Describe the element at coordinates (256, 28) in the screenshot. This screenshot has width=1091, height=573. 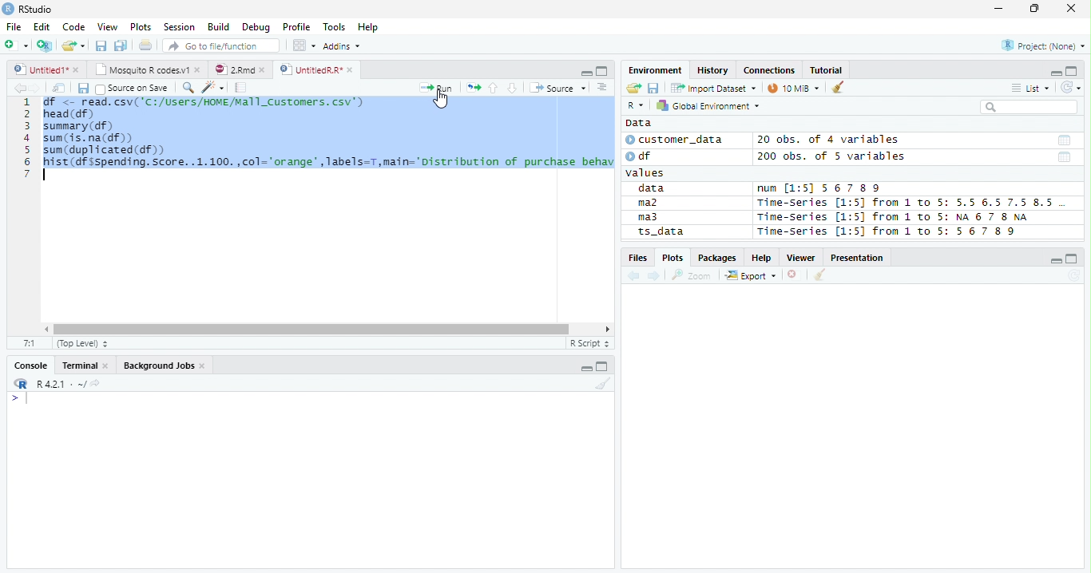
I see `Debug` at that location.